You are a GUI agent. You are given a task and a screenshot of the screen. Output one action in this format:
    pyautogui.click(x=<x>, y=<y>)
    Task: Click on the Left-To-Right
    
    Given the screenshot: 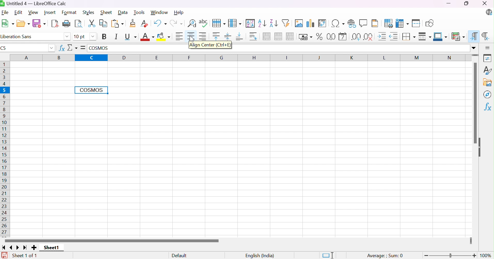 What is the action you would take?
    pyautogui.click(x=473, y=36)
    